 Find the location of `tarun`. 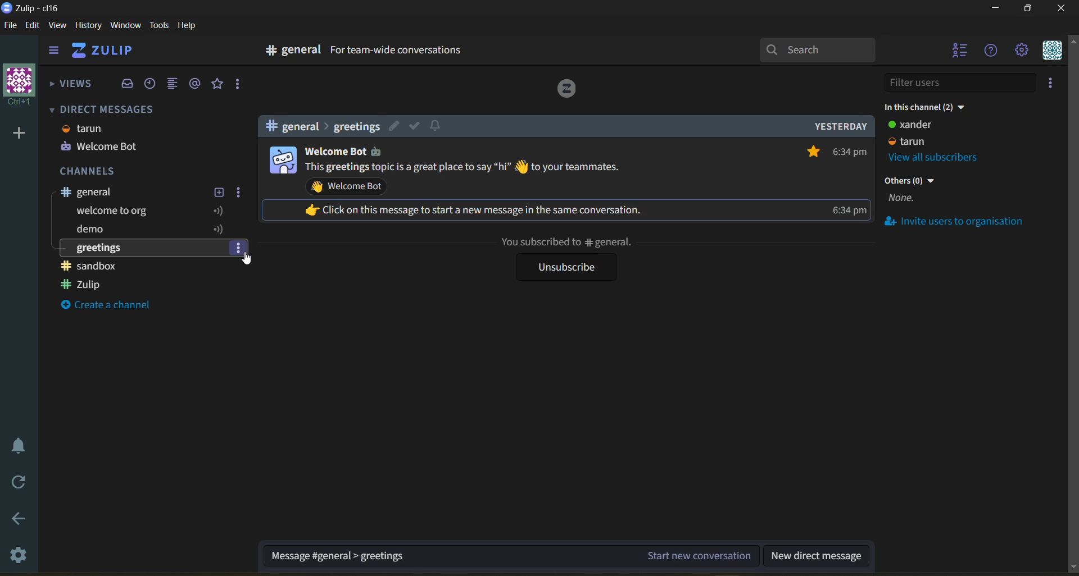

tarun is located at coordinates (87, 130).